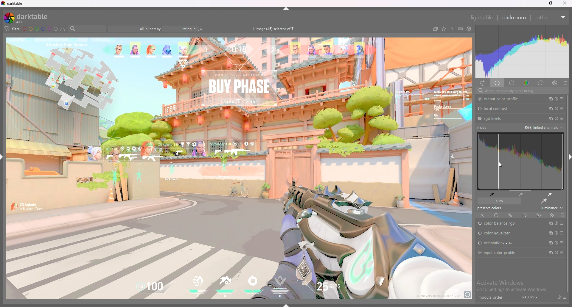 This screenshot has height=307, width=572. I want to click on Auto Orientation, so click(498, 244).